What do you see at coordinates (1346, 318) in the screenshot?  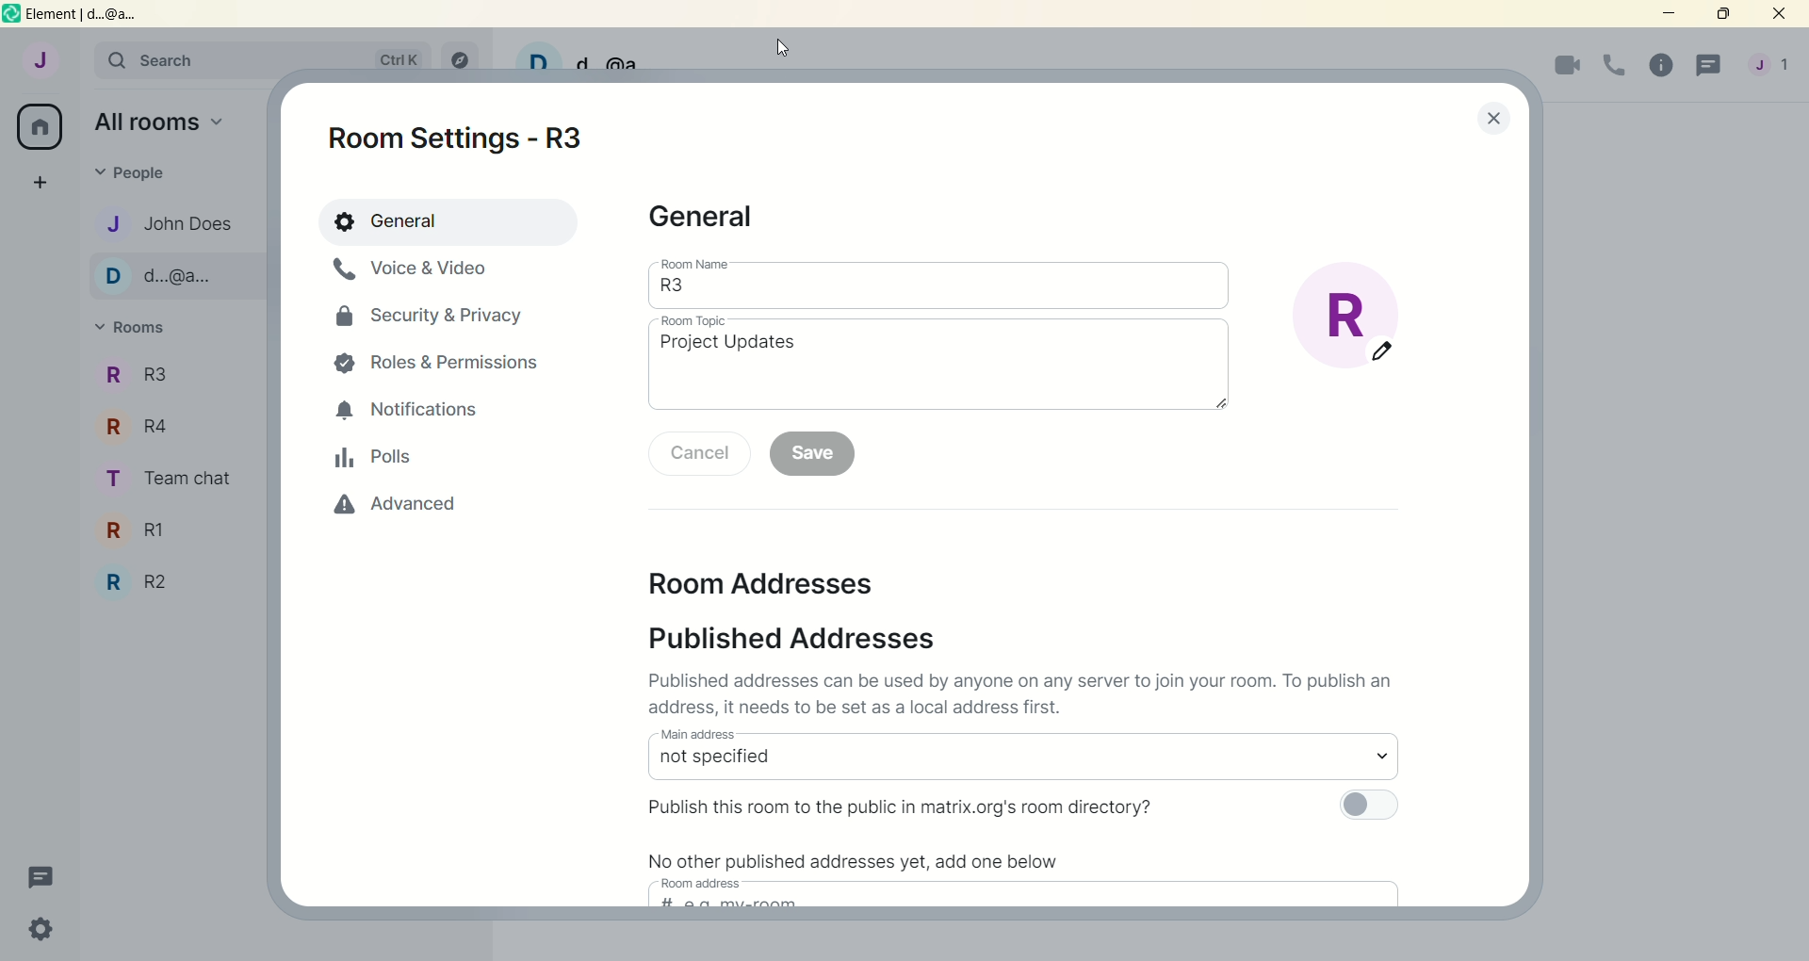 I see `edit room display picture` at bounding box center [1346, 318].